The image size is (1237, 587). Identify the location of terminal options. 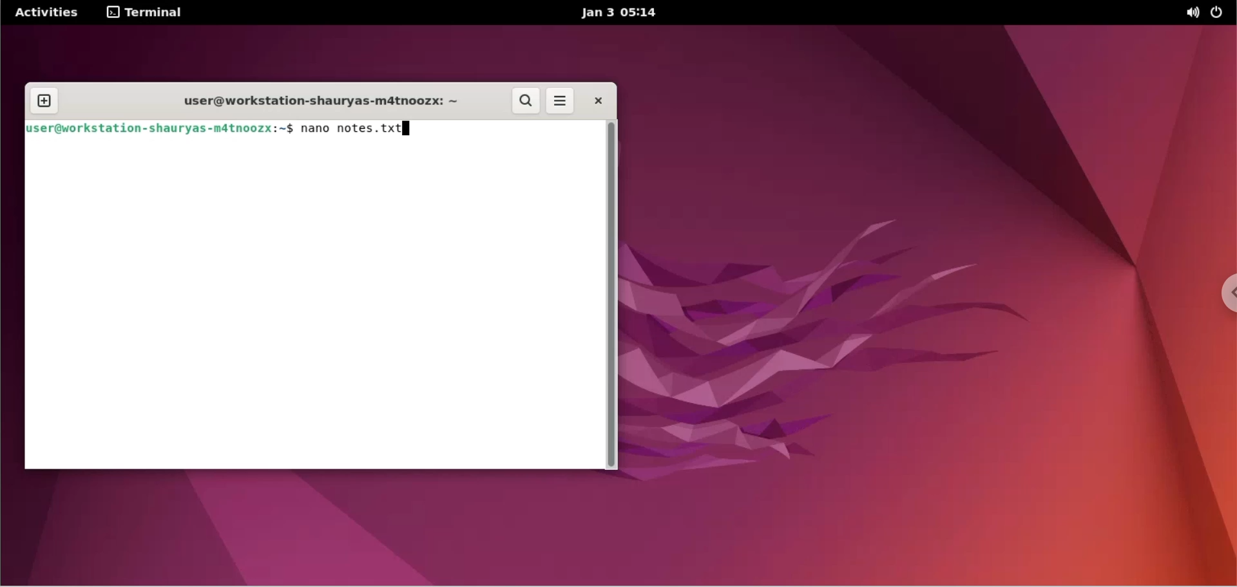
(146, 13).